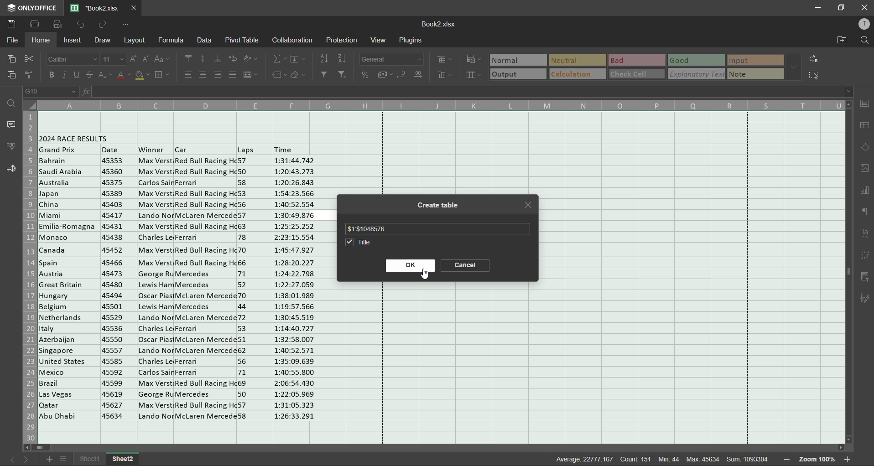 The height and width of the screenshot is (466, 874). What do you see at coordinates (474, 76) in the screenshot?
I see `format as table` at bounding box center [474, 76].